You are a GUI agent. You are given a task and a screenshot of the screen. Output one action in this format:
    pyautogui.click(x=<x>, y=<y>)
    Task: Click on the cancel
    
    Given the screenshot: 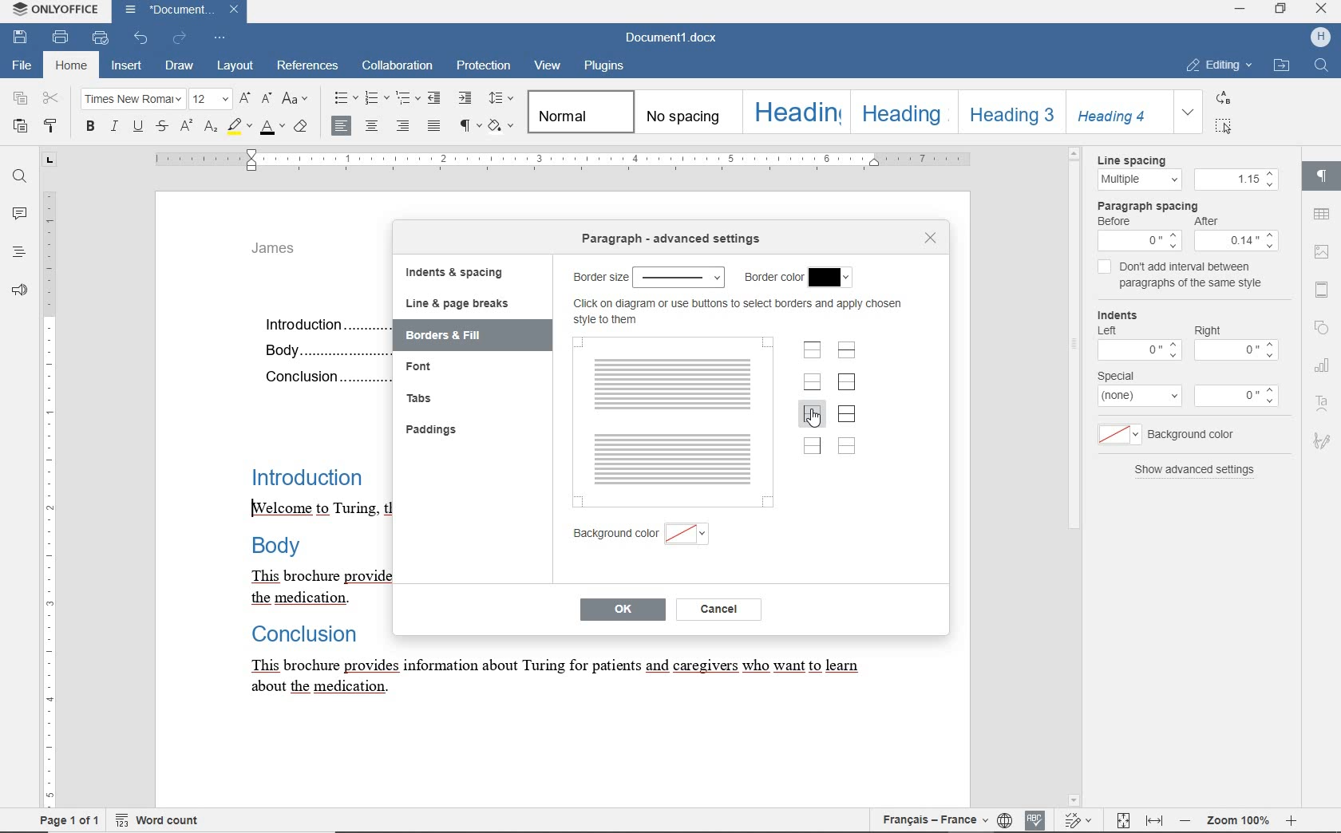 What is the action you would take?
    pyautogui.click(x=719, y=610)
    